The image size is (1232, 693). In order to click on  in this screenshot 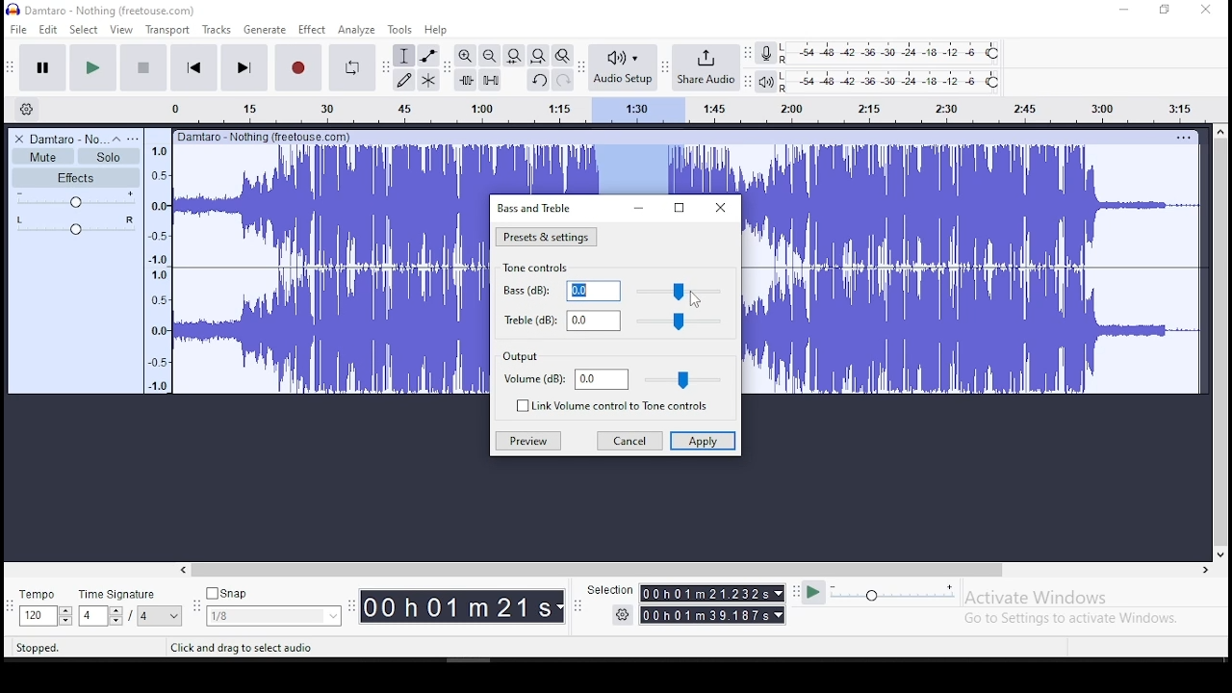, I will do `click(747, 80)`.